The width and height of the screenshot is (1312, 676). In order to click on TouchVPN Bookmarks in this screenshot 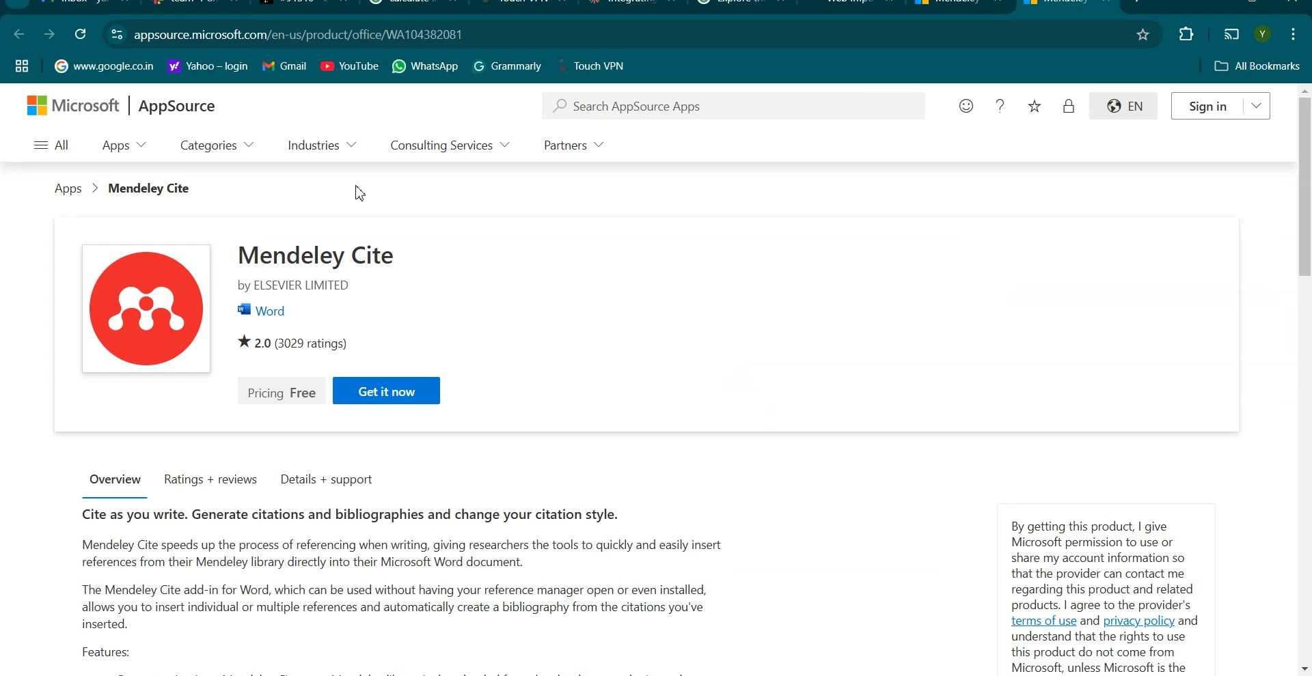, I will do `click(595, 66)`.